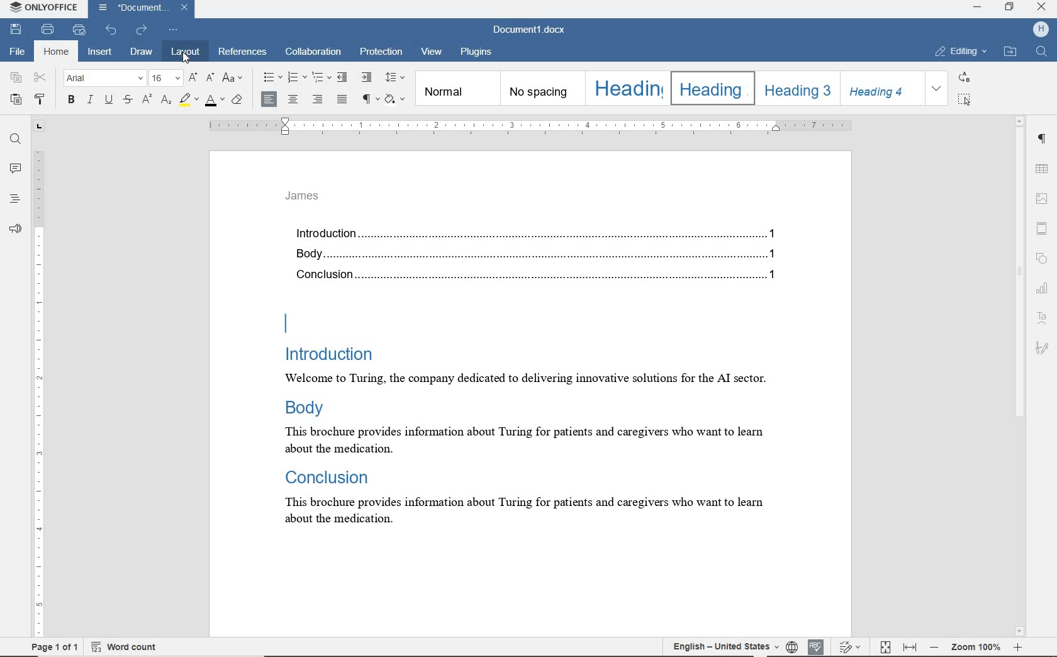 This screenshot has height=657, width=1057. I want to click on word count, so click(124, 647).